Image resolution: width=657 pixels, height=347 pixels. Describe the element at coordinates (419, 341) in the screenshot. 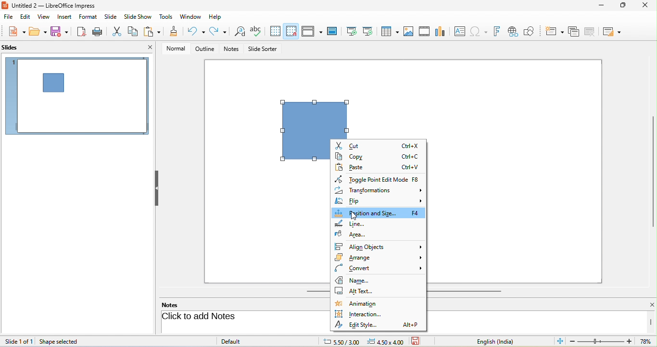

I see `save` at that location.